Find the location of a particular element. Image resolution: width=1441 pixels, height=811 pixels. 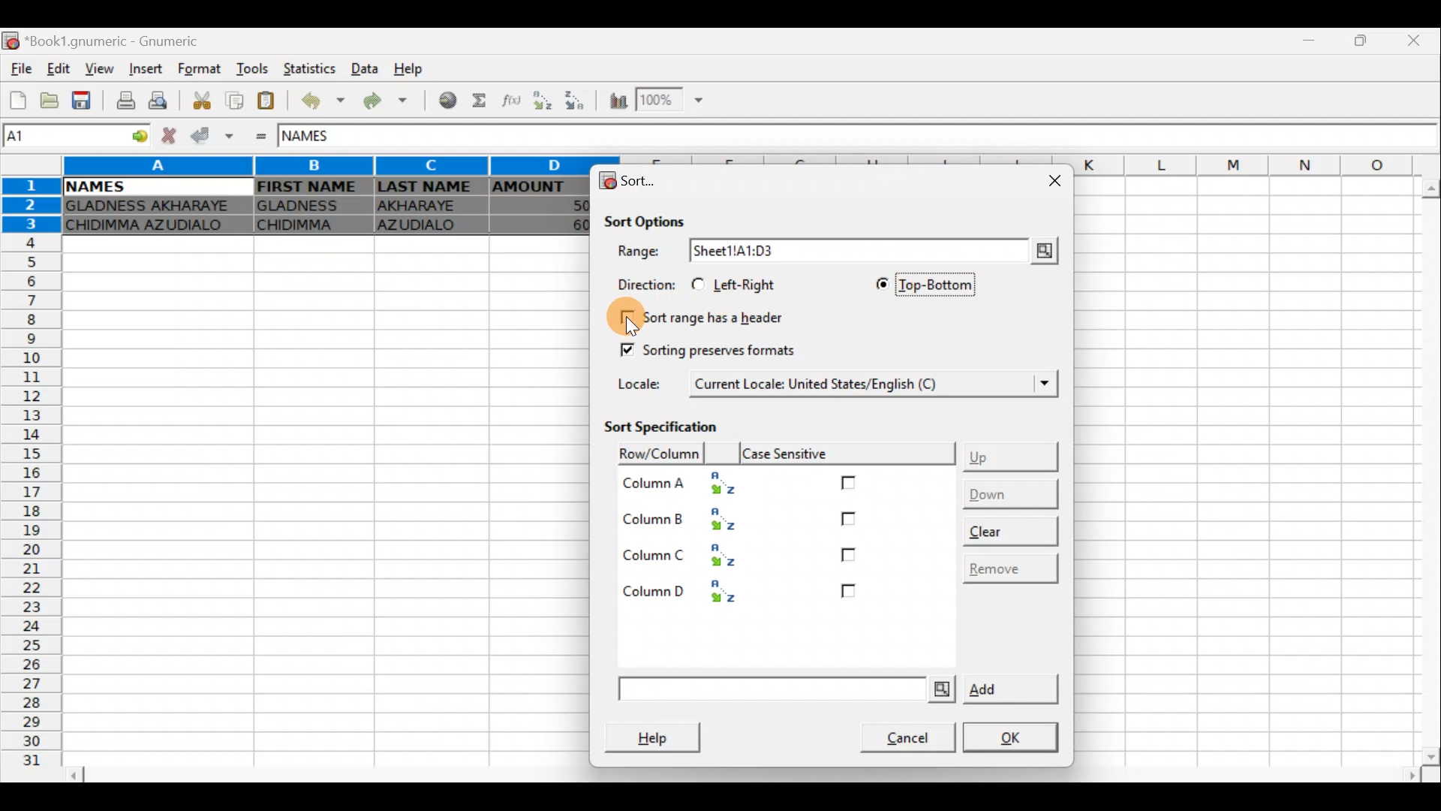

CHIDIMMA is located at coordinates (310, 225).